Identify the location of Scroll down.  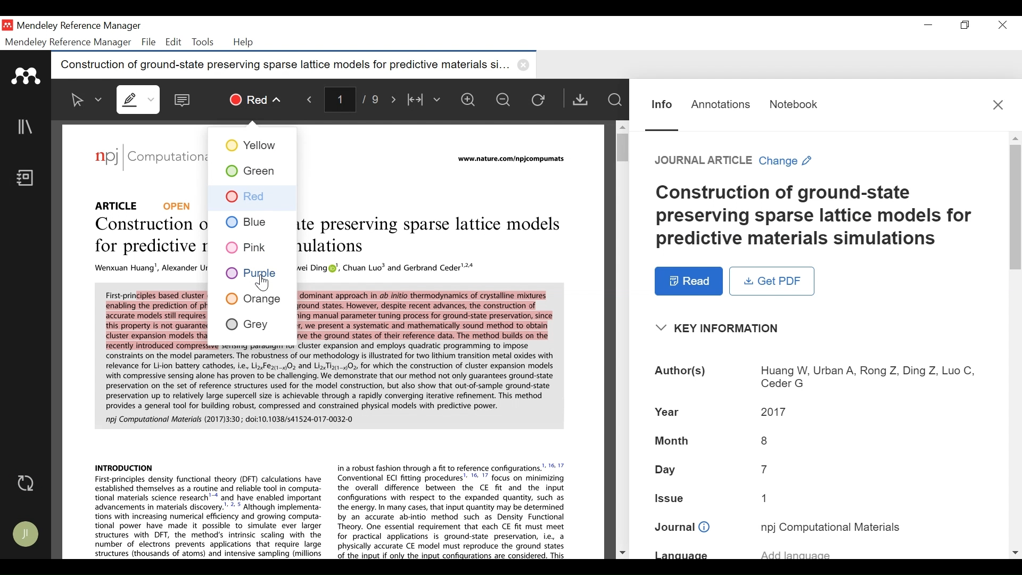
(622, 553).